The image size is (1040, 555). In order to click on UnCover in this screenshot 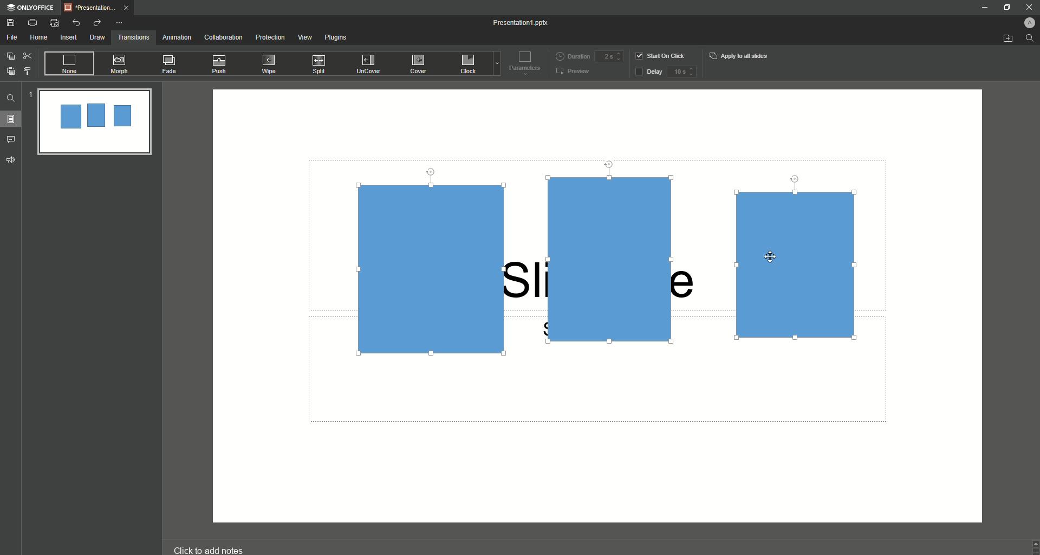, I will do `click(372, 64)`.